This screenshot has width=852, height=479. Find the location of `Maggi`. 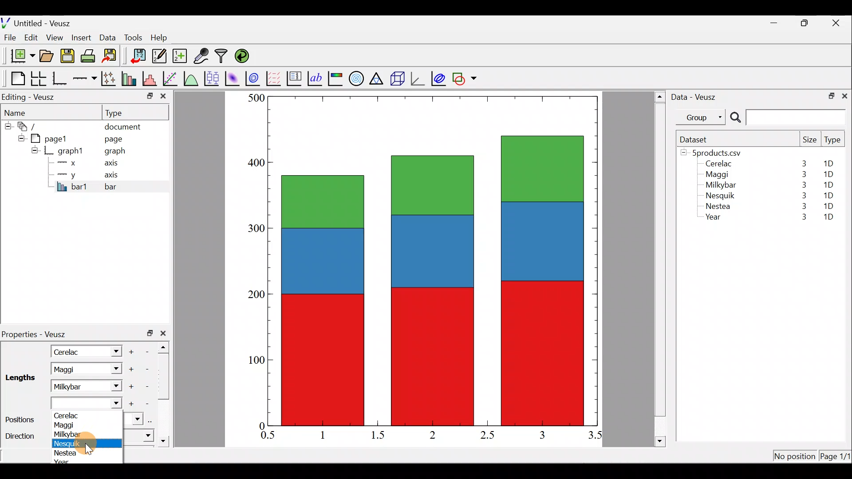

Maggi is located at coordinates (75, 369).